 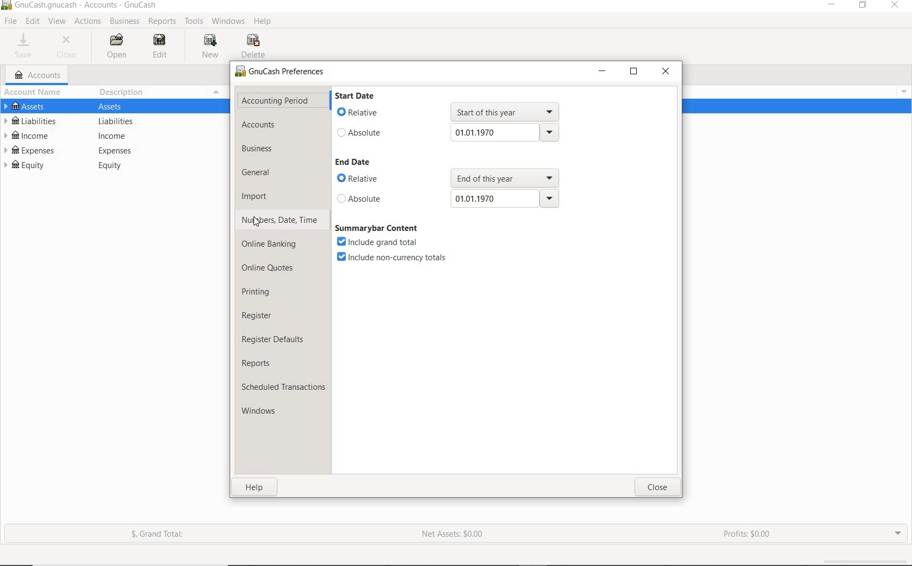 I want to click on general, so click(x=260, y=174).